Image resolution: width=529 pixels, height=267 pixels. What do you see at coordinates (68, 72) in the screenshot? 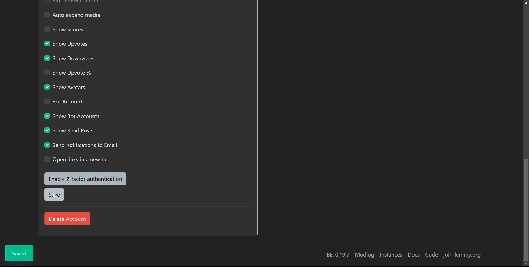
I see `show upvote %` at bounding box center [68, 72].